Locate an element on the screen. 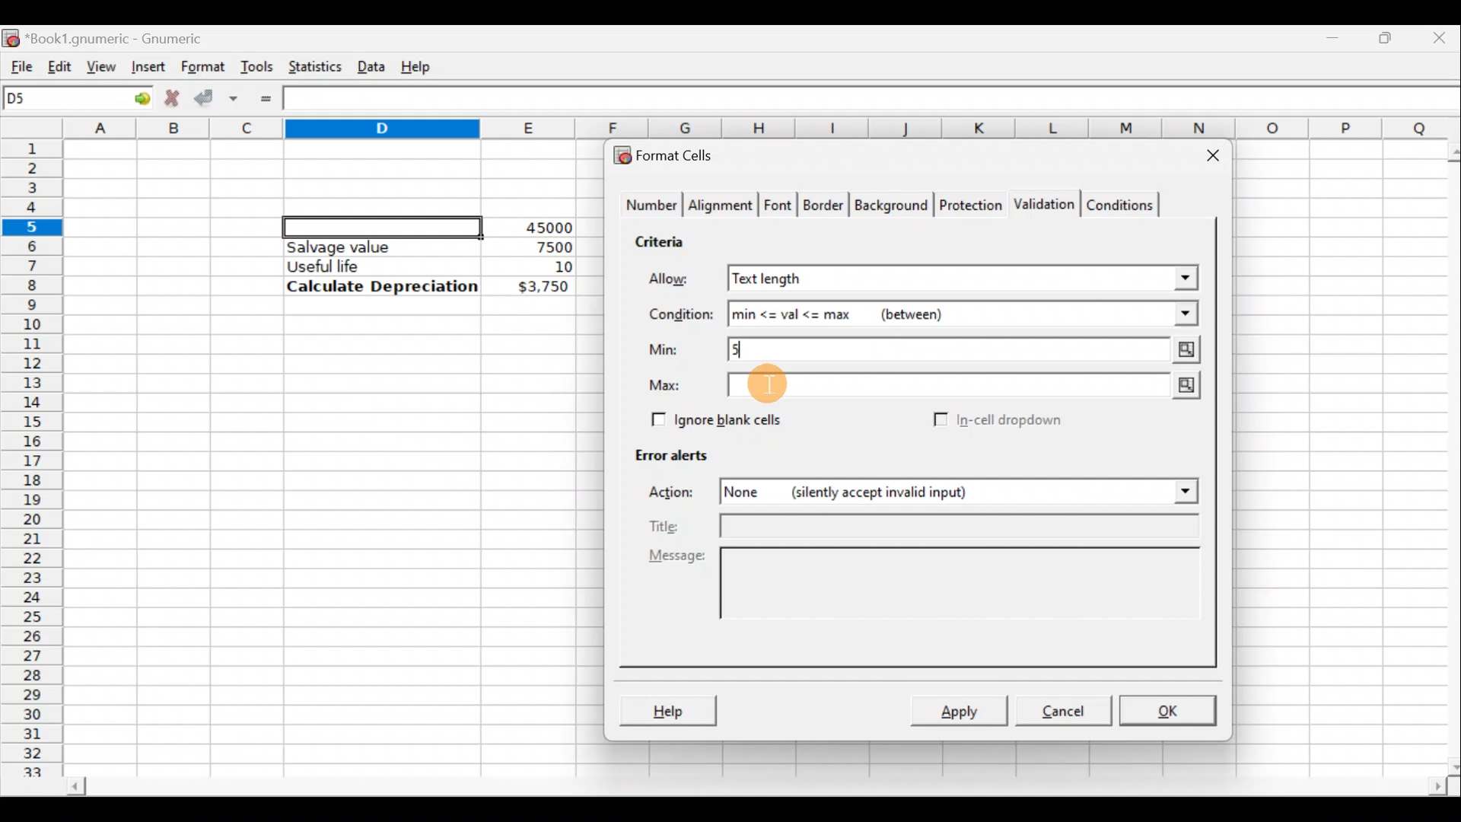 This screenshot has width=1461, height=822. None (silently accept invalid input) is located at coordinates (908, 491).